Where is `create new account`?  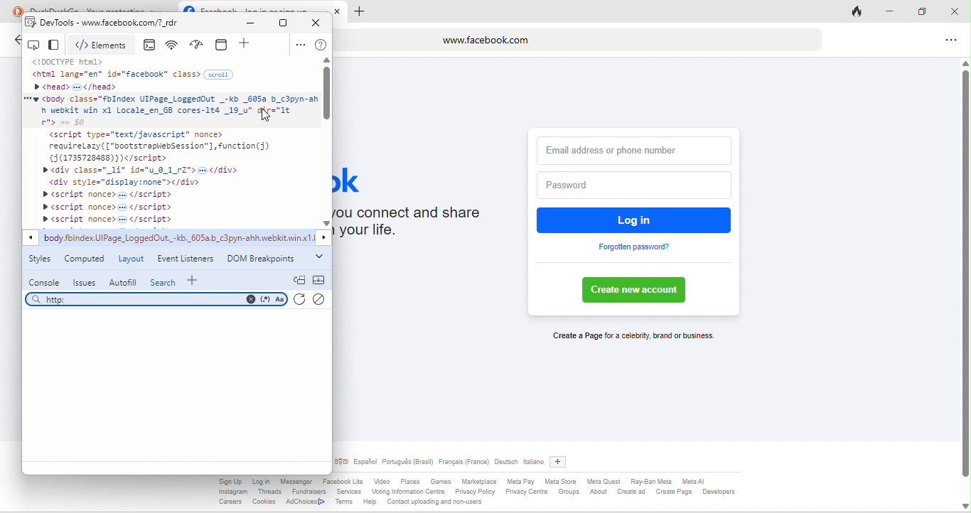 create new account is located at coordinates (638, 291).